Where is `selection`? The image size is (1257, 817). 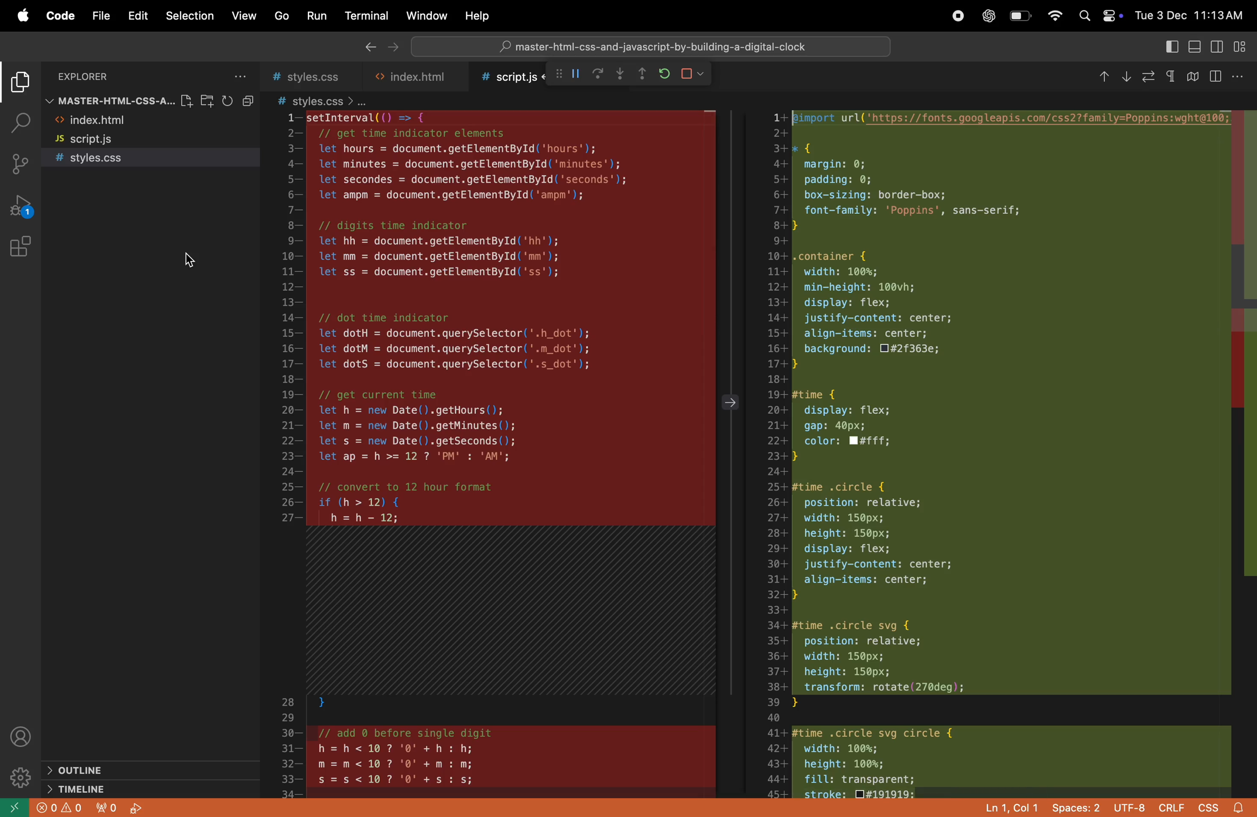
selection is located at coordinates (190, 16).